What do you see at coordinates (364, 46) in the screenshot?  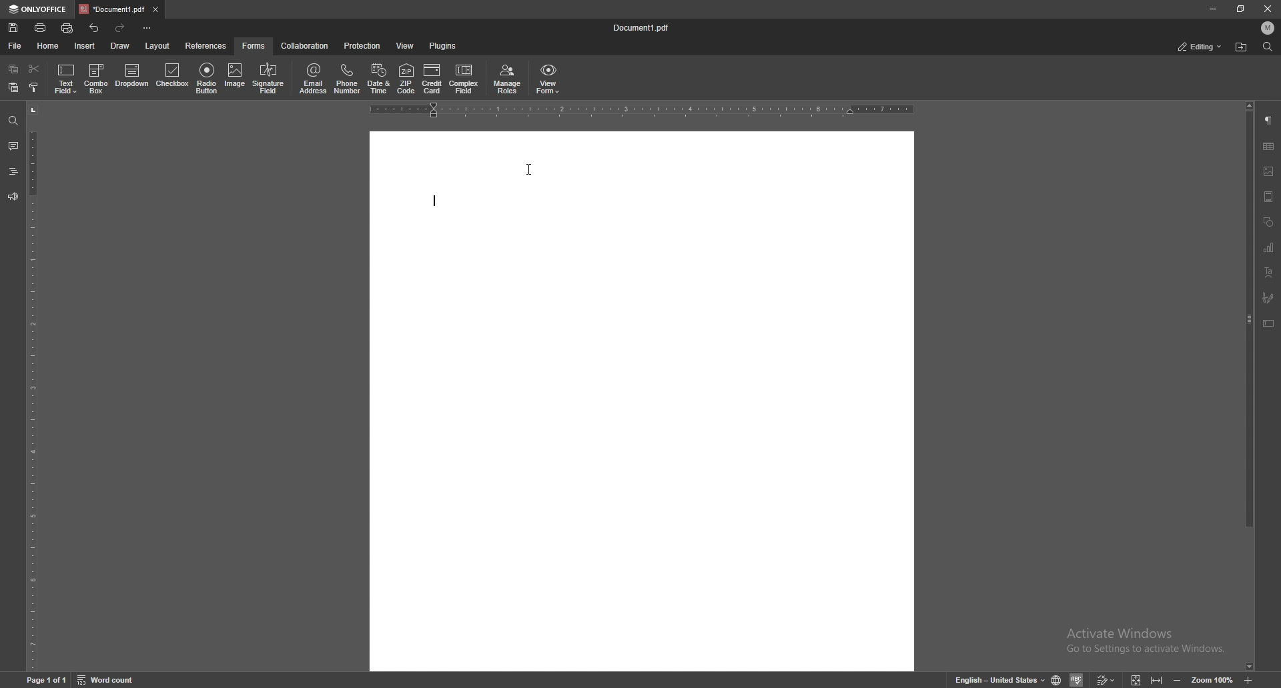 I see `protection` at bounding box center [364, 46].